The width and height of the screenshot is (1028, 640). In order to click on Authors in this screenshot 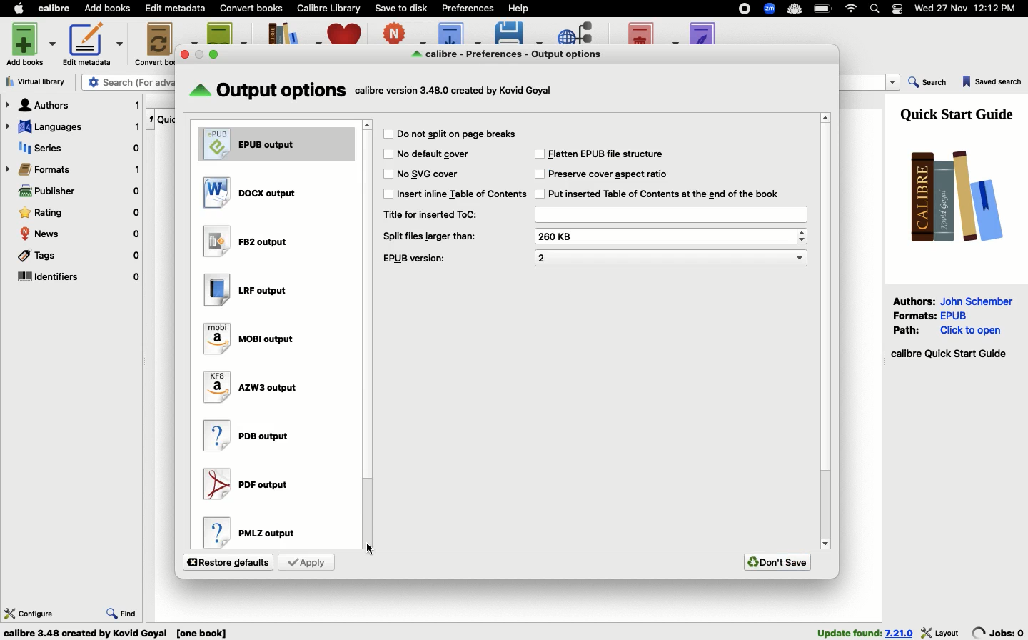, I will do `click(914, 301)`.